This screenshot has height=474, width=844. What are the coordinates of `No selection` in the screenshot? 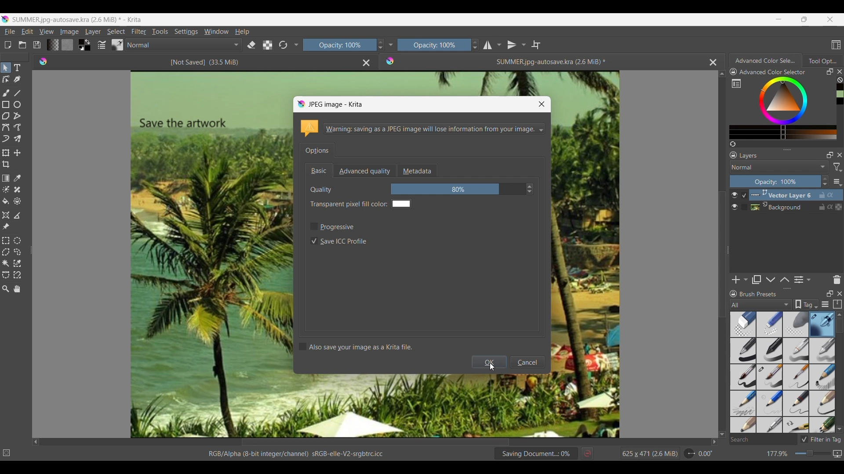 It's located at (7, 453).